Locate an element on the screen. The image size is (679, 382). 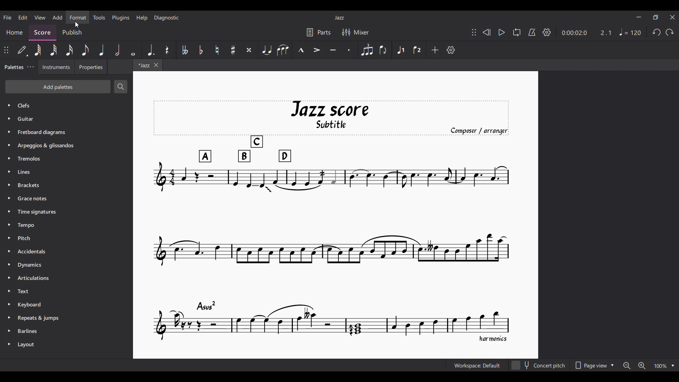
Diagnostic menu is located at coordinates (166, 18).